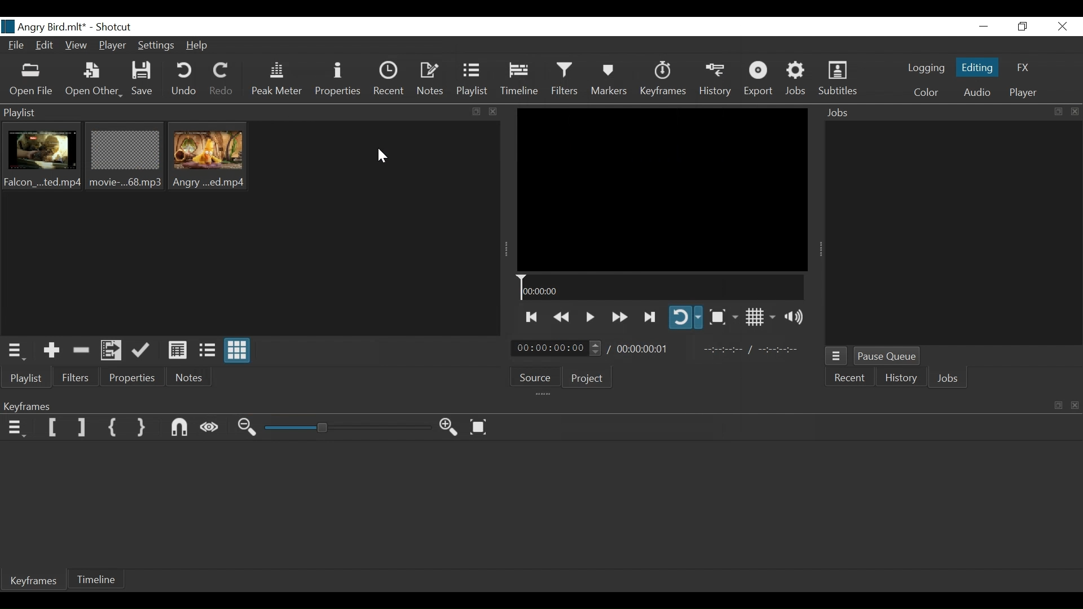  I want to click on Add files to the playlist, so click(113, 351).